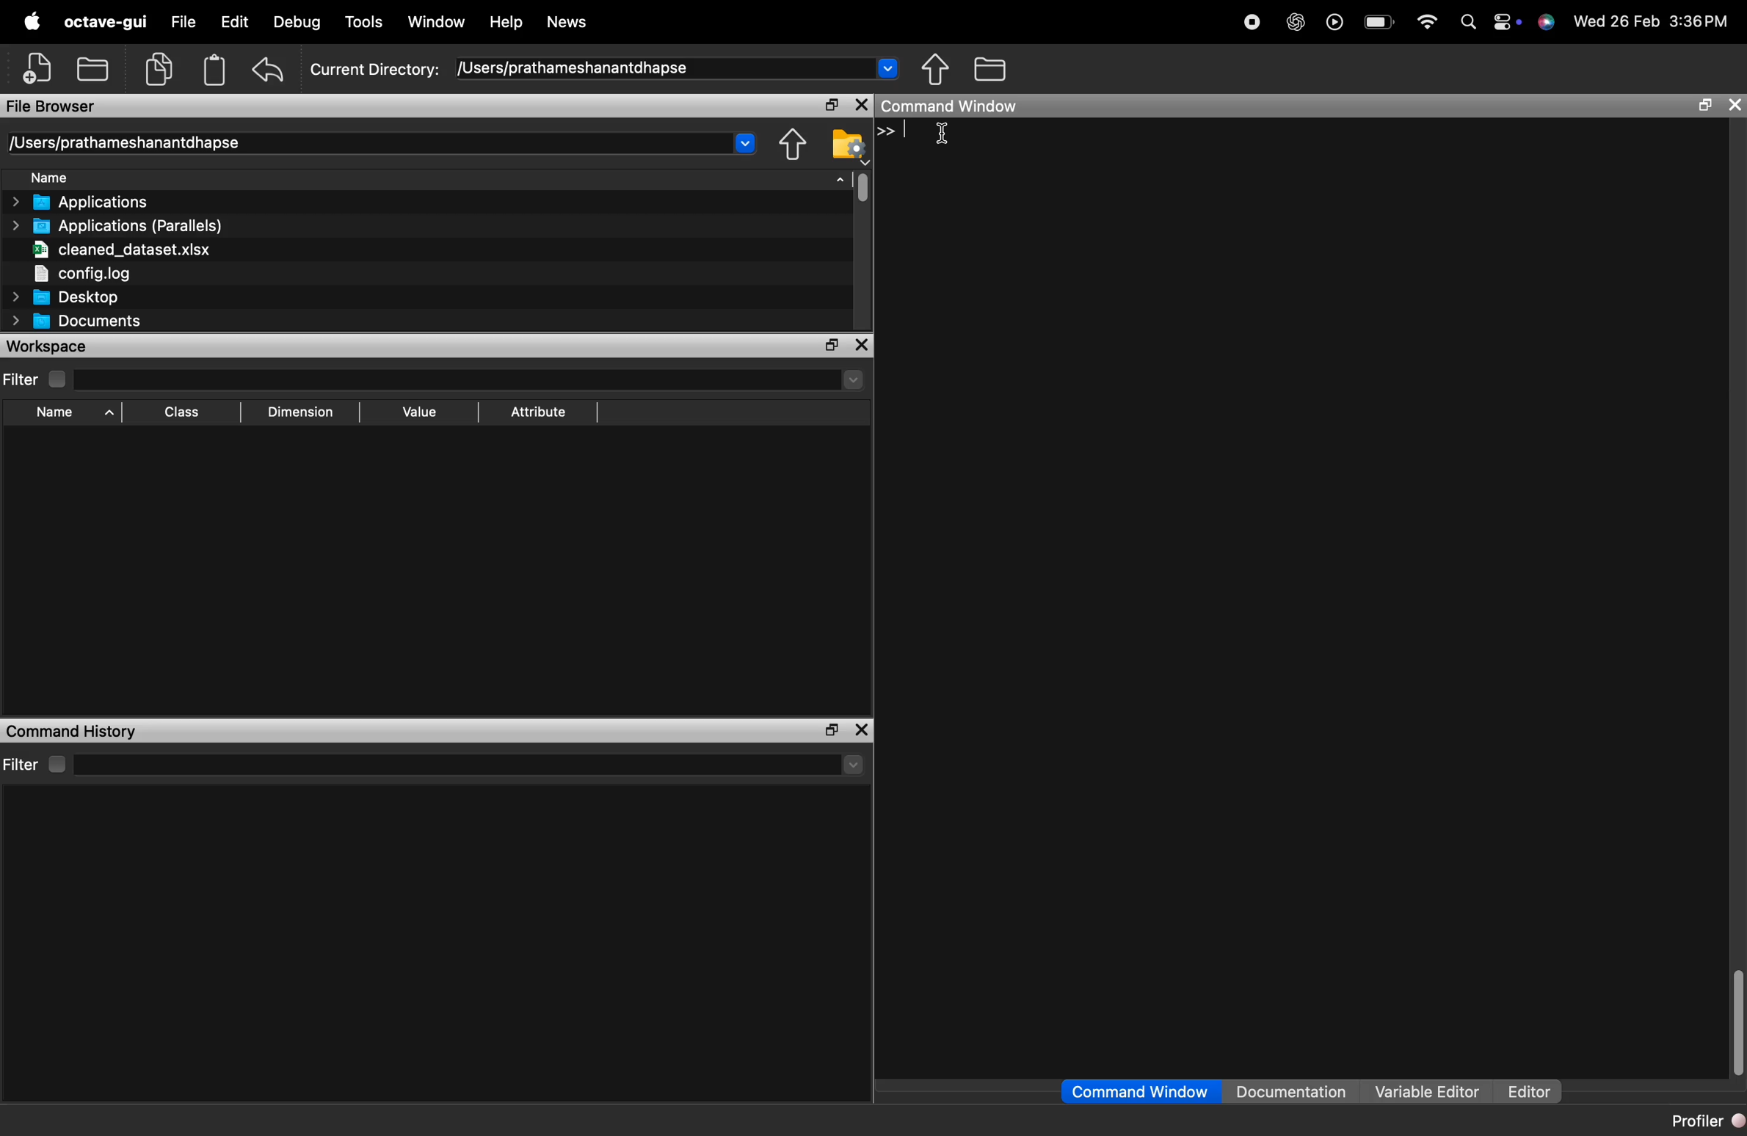  I want to click on Profiler, so click(1706, 1121).